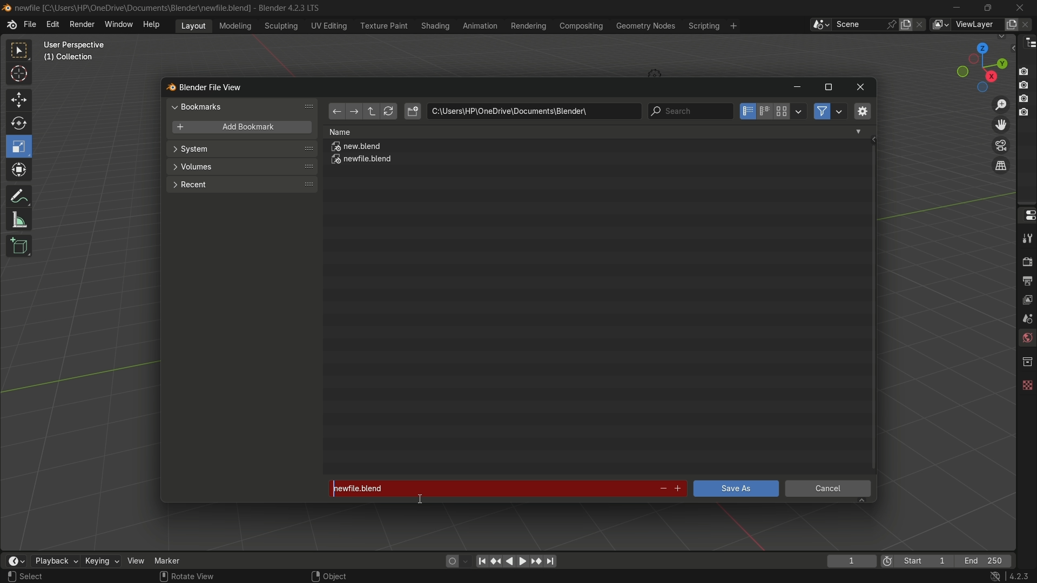 The width and height of the screenshot is (1037, 583). What do you see at coordinates (101, 562) in the screenshot?
I see `keying` at bounding box center [101, 562].